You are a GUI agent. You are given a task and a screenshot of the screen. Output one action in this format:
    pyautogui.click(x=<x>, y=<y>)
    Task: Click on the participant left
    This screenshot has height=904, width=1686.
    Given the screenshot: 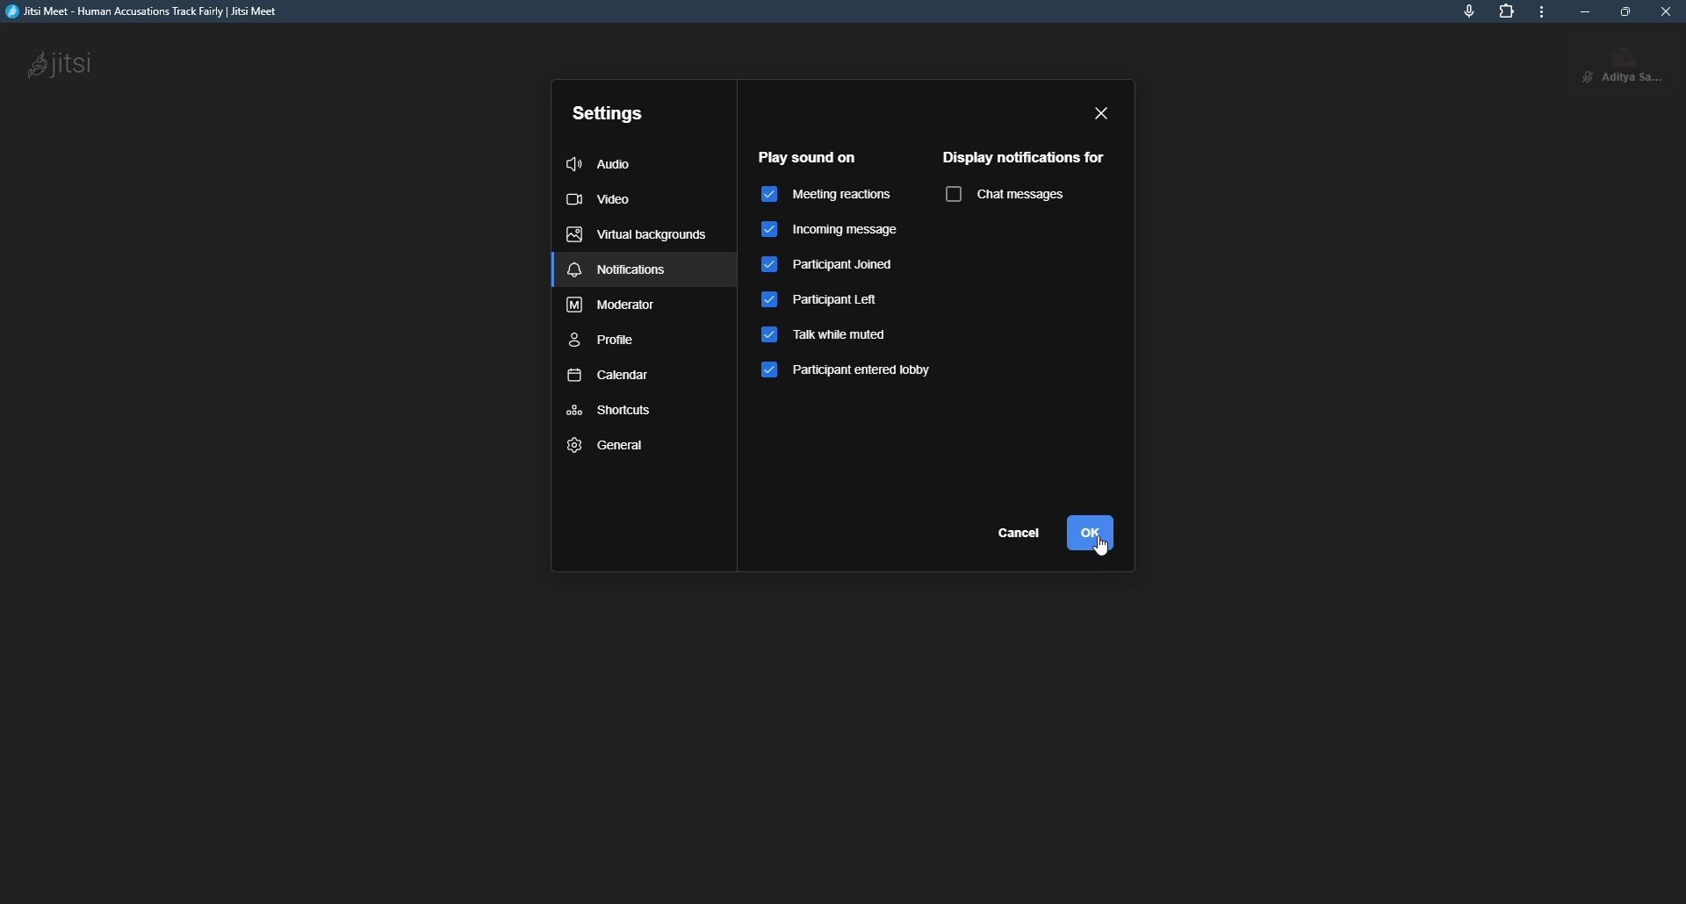 What is the action you would take?
    pyautogui.click(x=824, y=300)
    